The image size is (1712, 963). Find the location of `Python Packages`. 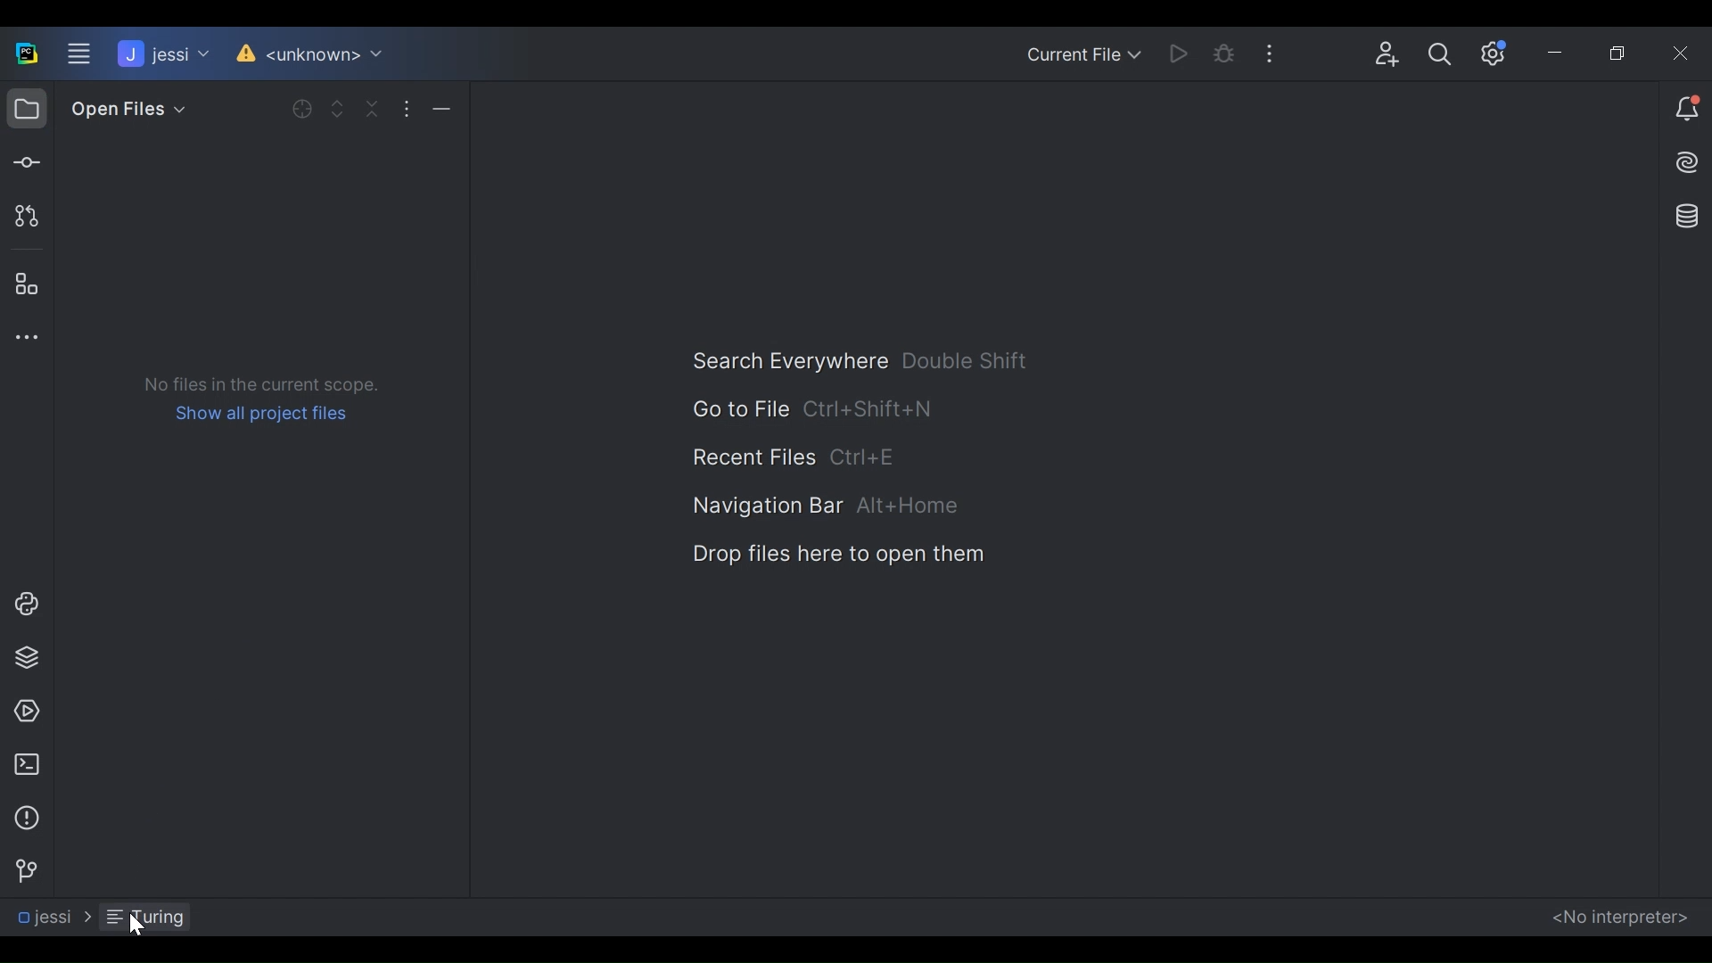

Python Packages is located at coordinates (25, 658).